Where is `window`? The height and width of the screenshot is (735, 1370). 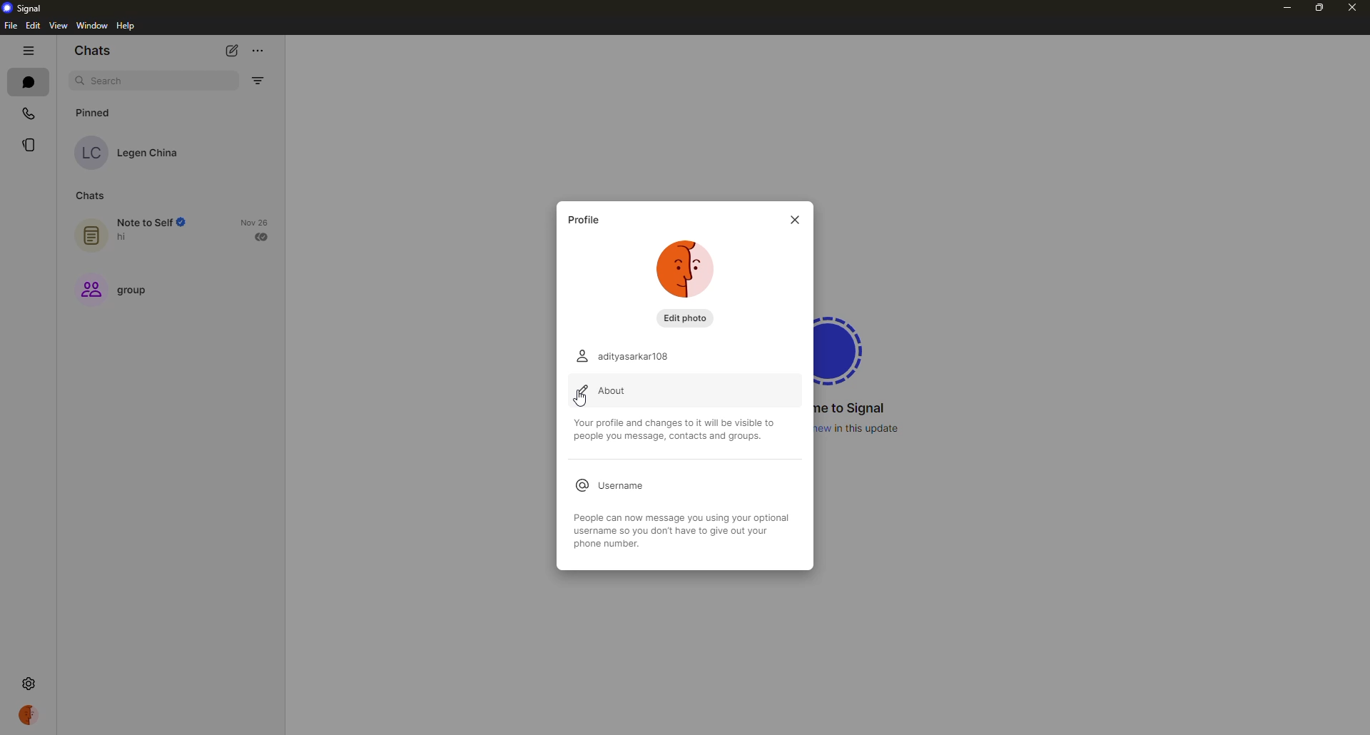
window is located at coordinates (93, 26).